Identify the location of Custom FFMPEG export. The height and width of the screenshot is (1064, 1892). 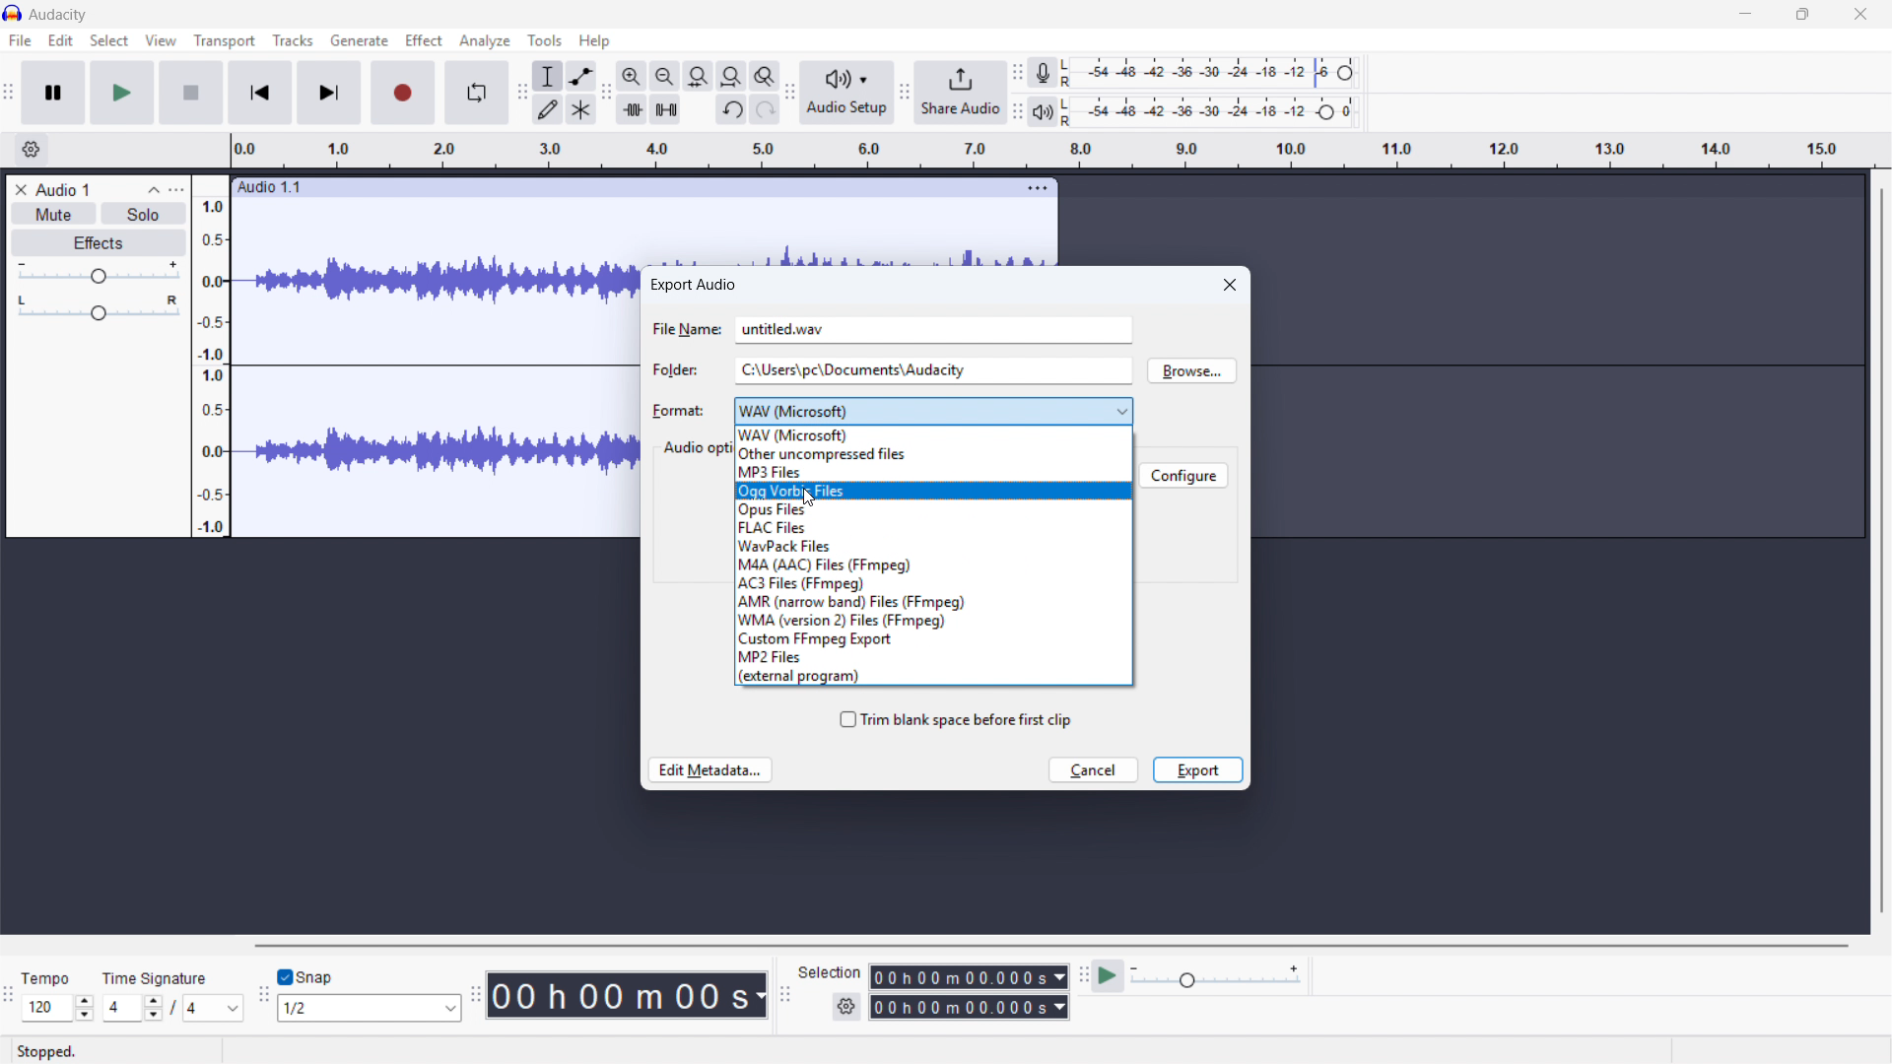
(933, 638).